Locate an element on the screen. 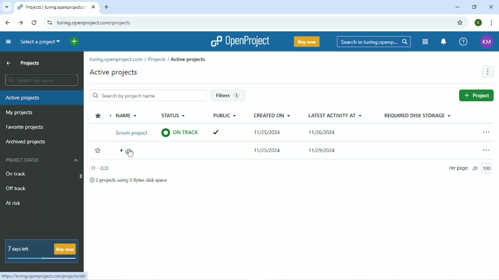 This screenshot has width=499, height=280. Minimize is located at coordinates (457, 7).